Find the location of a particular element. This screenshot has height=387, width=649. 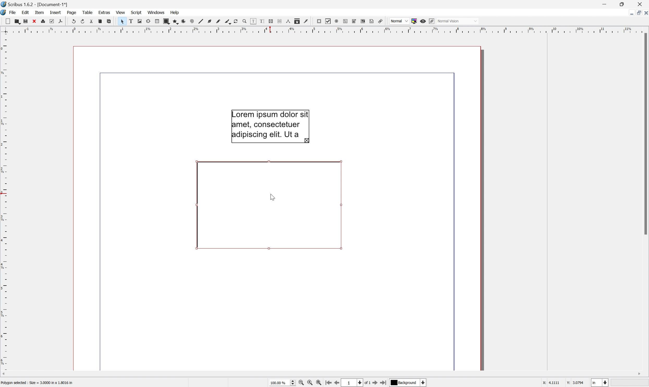

Insert is located at coordinates (55, 12).